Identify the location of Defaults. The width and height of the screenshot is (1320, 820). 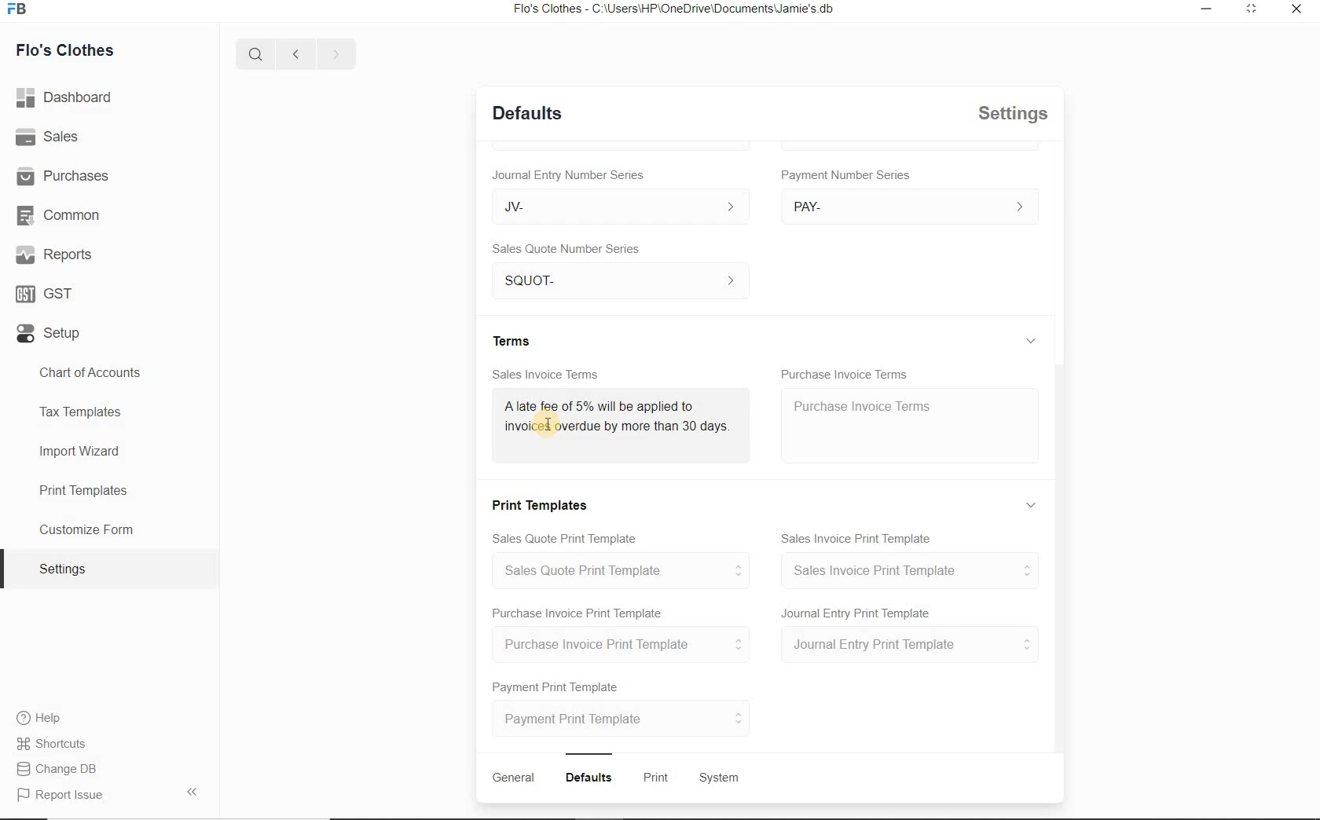
(527, 112).